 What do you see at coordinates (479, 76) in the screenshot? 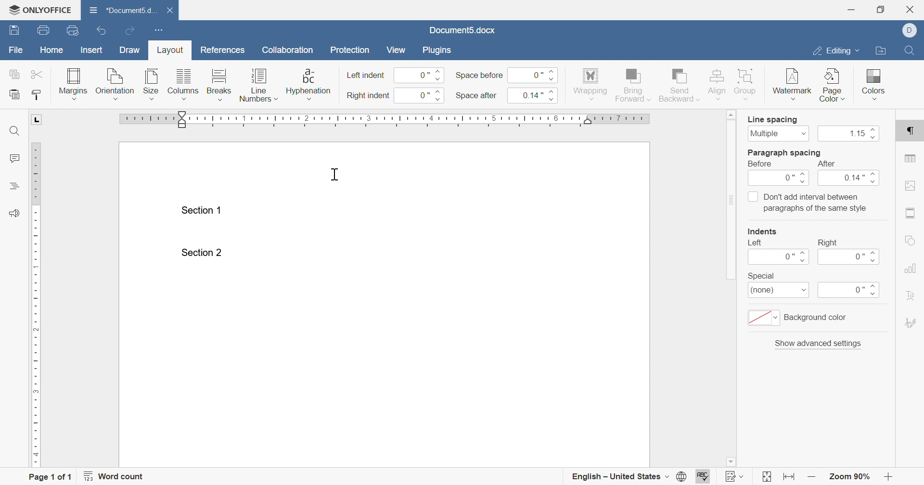
I see `space before` at bounding box center [479, 76].